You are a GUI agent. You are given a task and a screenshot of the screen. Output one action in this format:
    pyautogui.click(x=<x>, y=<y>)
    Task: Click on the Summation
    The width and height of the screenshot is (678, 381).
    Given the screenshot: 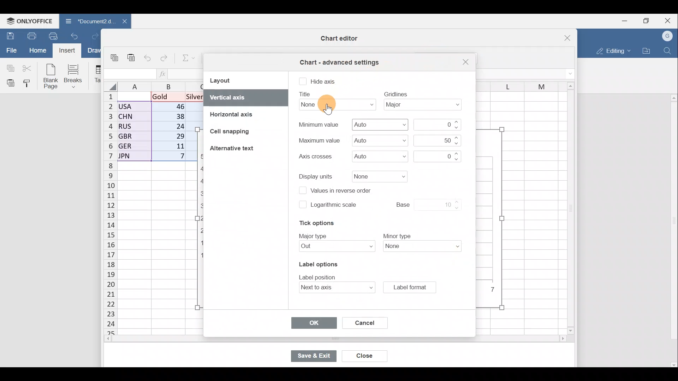 What is the action you would take?
    pyautogui.click(x=186, y=59)
    